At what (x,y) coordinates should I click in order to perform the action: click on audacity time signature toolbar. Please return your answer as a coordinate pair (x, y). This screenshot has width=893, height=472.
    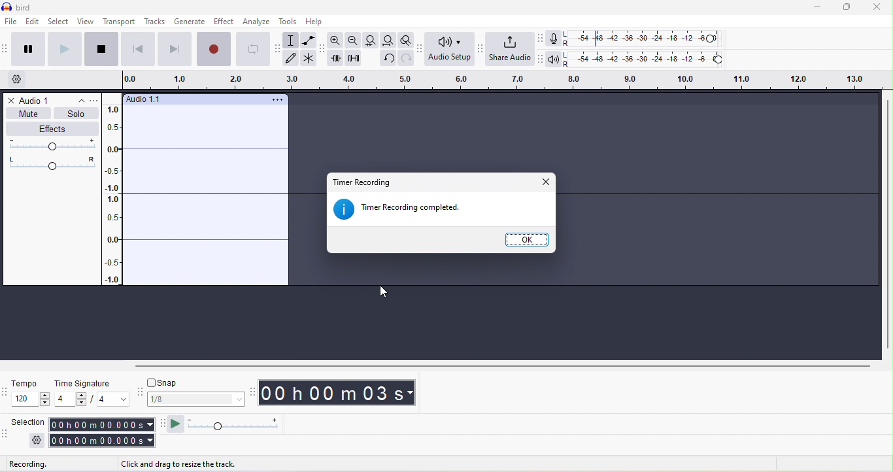
    Looking at the image, I should click on (6, 391).